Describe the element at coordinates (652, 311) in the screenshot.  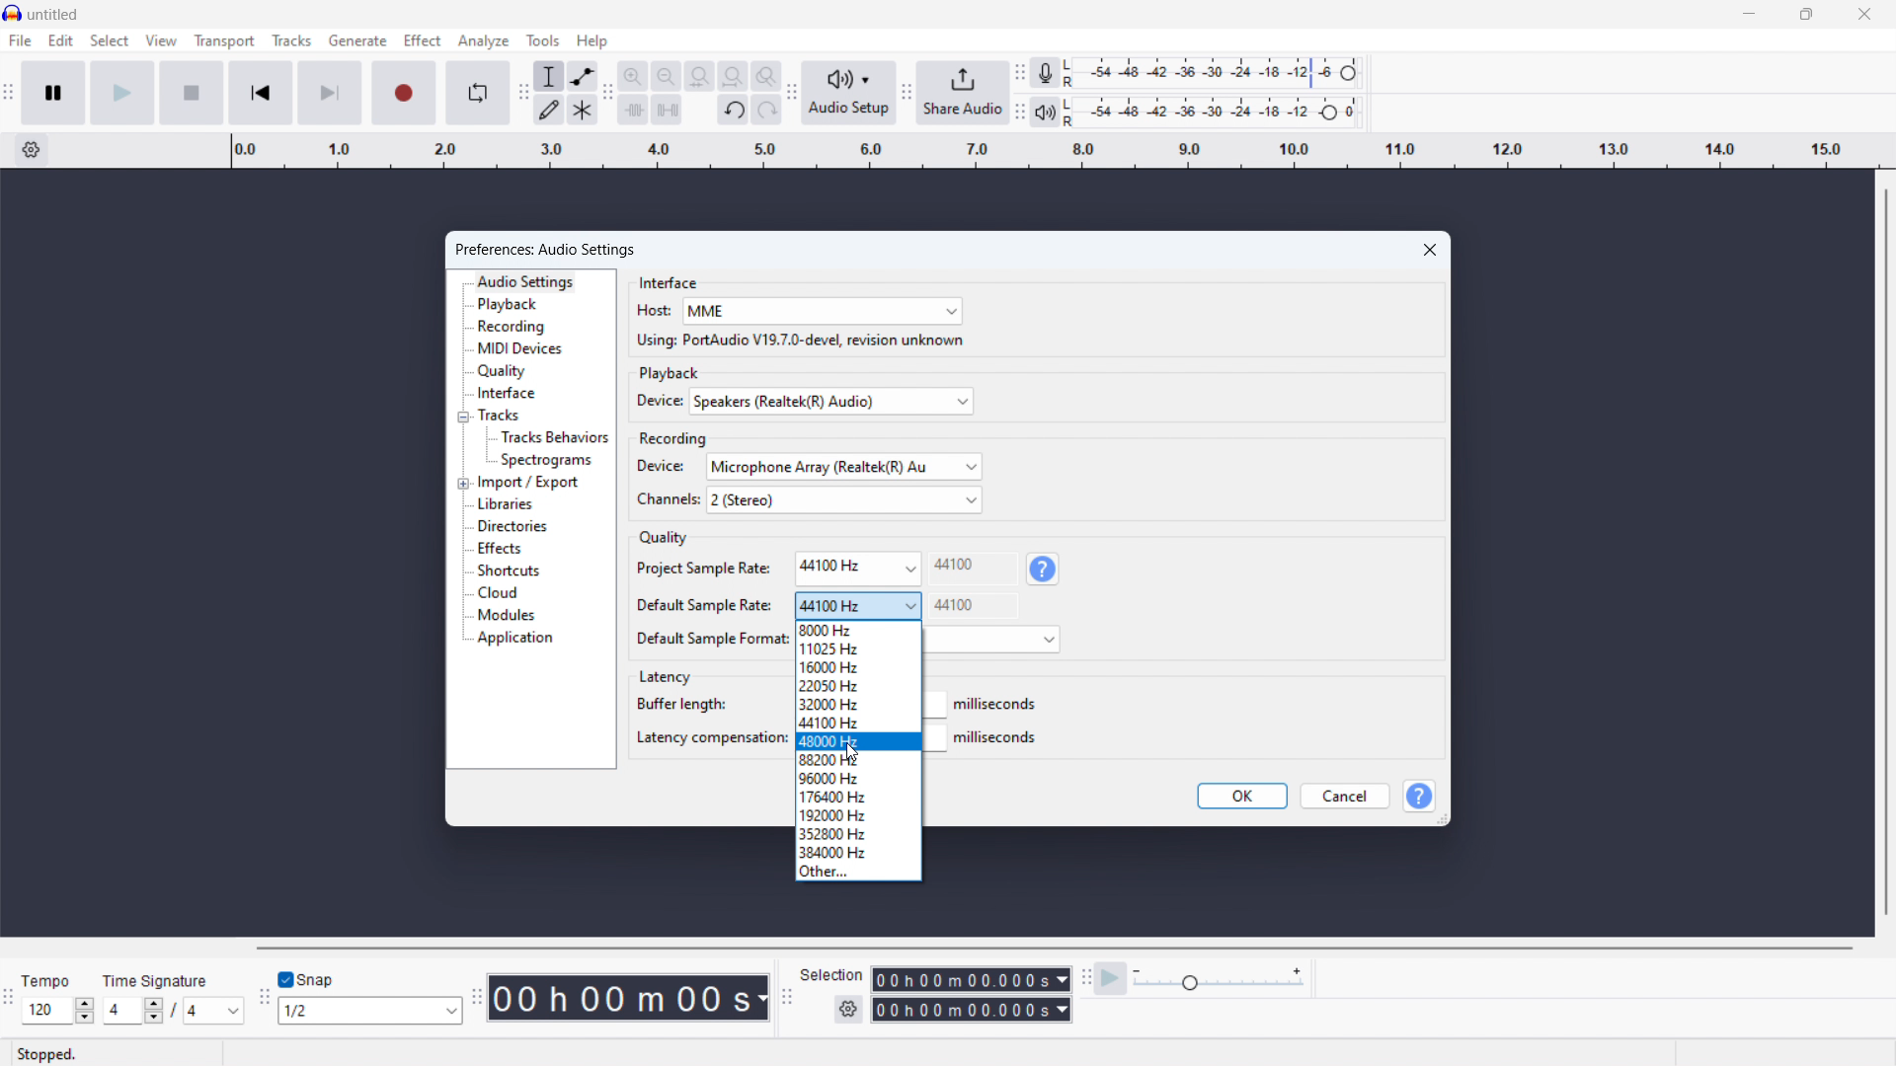
I see `host` at that location.